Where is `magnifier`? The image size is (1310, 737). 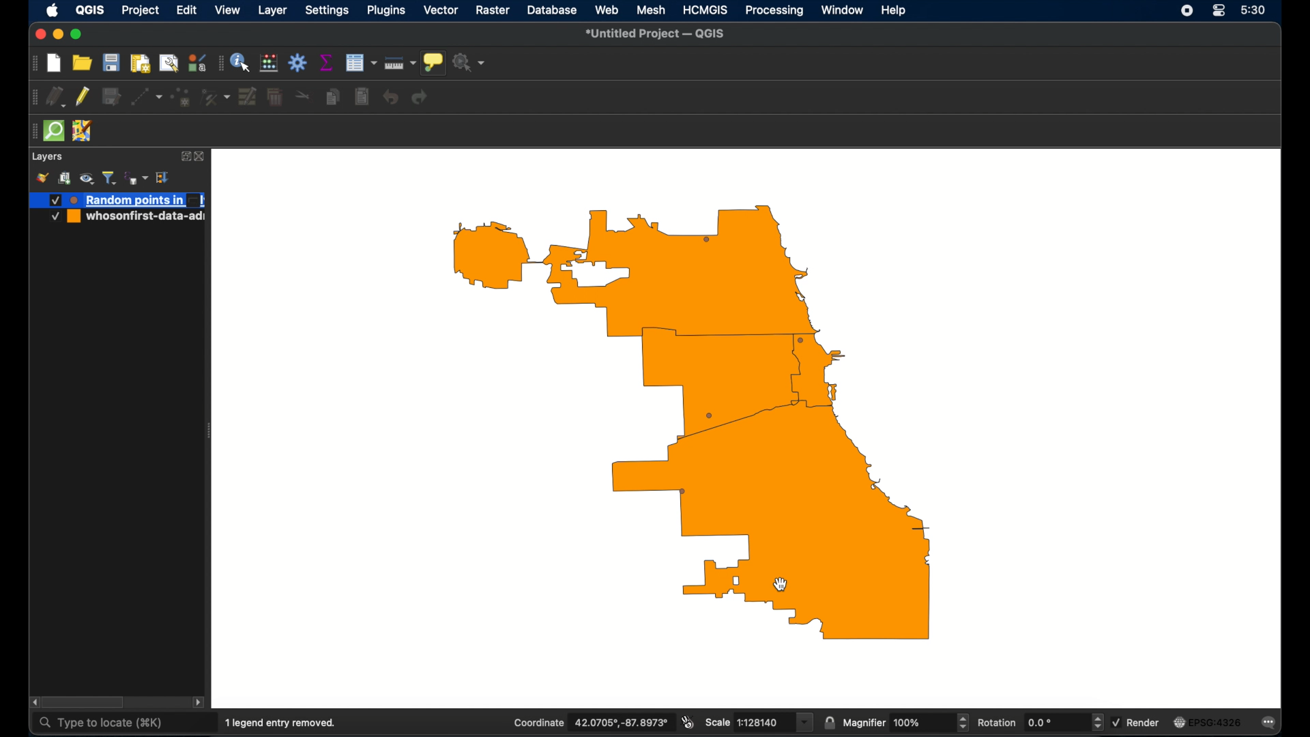
magnifier is located at coordinates (905, 723).